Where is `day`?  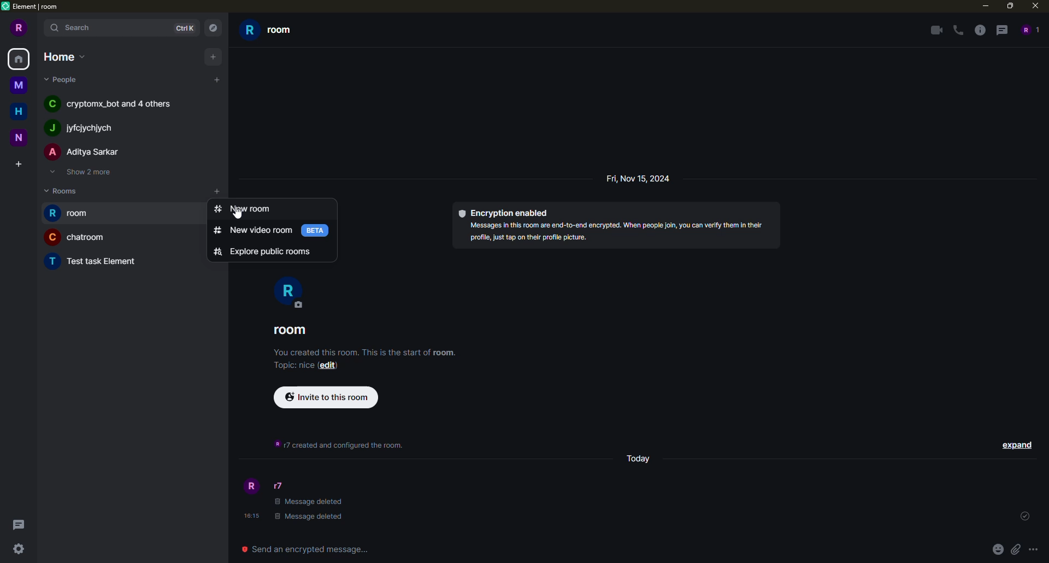
day is located at coordinates (635, 455).